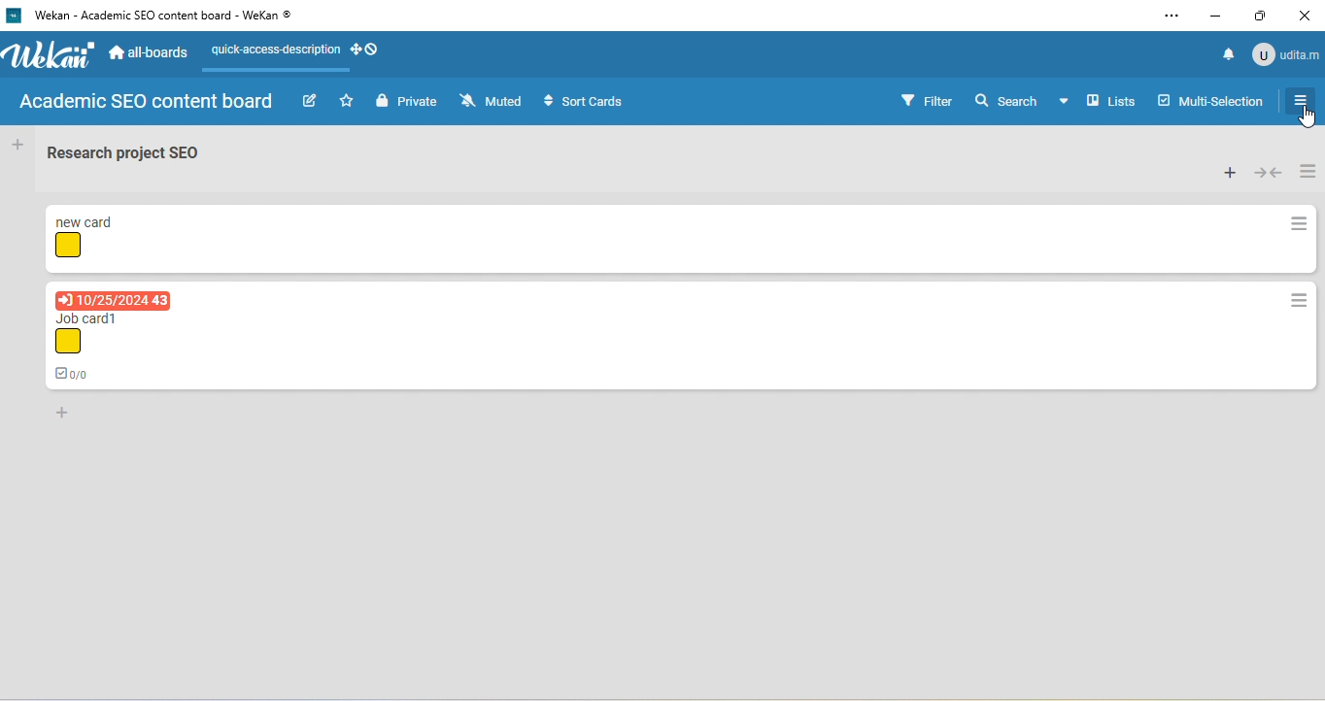 Image resolution: width=1325 pixels, height=701 pixels. What do you see at coordinates (310, 101) in the screenshot?
I see `edit` at bounding box center [310, 101].